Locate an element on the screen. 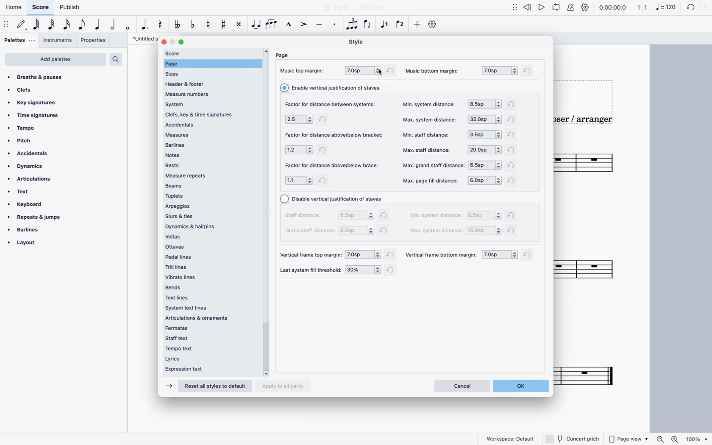 Image resolution: width=712 pixels, height=445 pixels. metronome is located at coordinates (571, 8).